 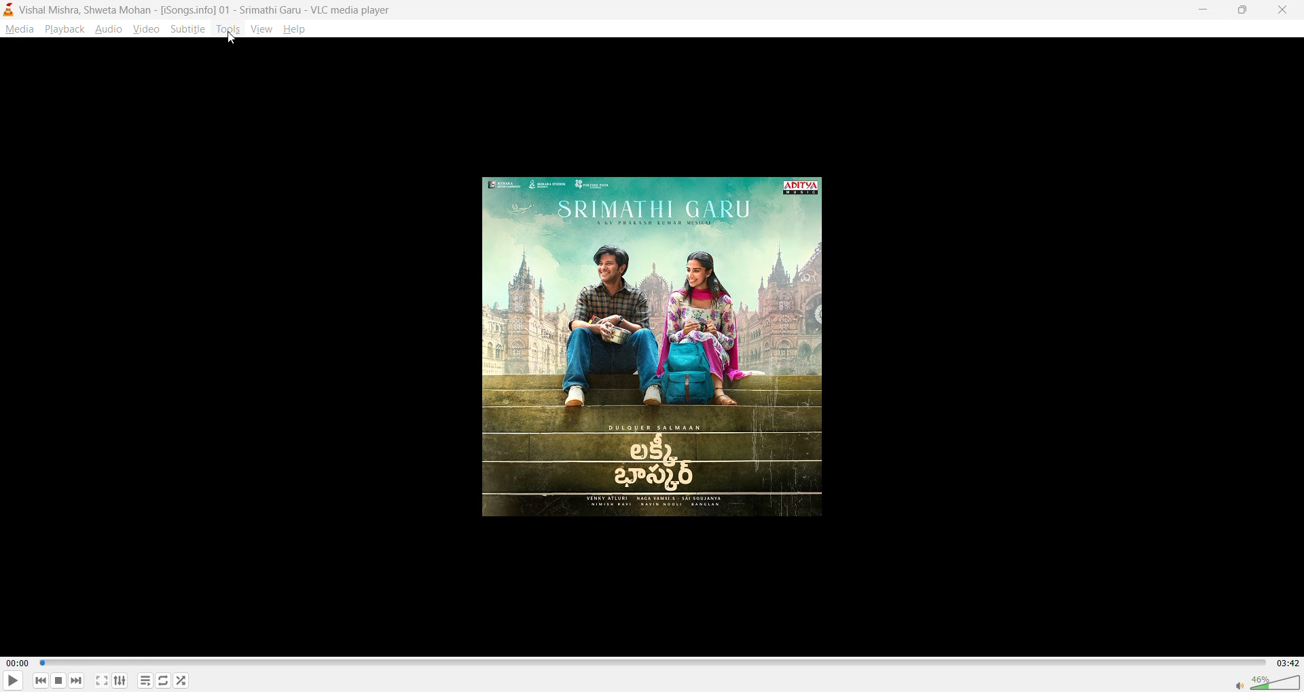 I want to click on subtitle, so click(x=188, y=28).